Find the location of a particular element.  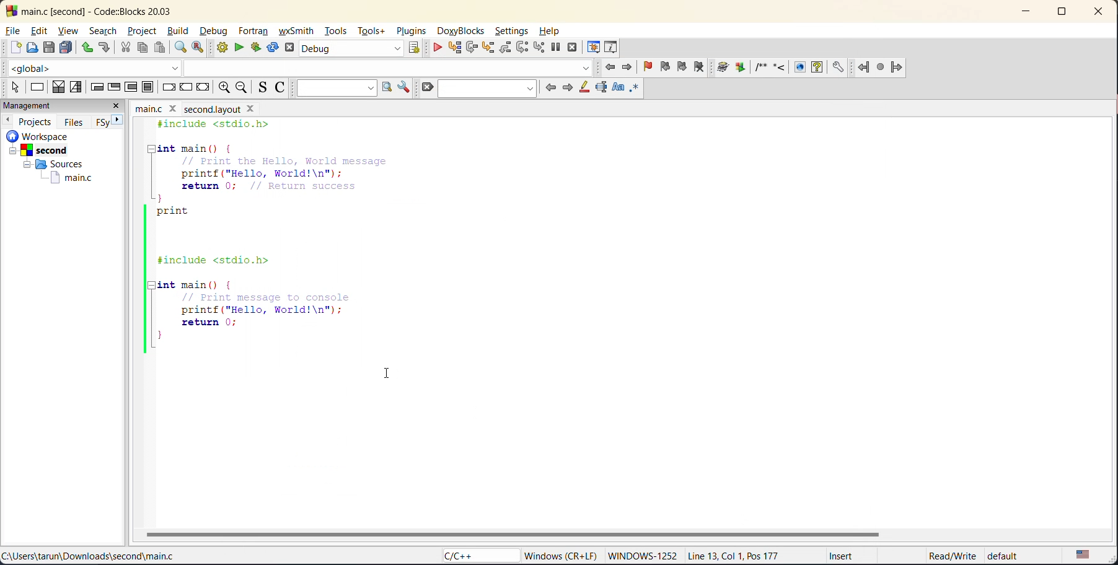

block instruction is located at coordinates (148, 87).